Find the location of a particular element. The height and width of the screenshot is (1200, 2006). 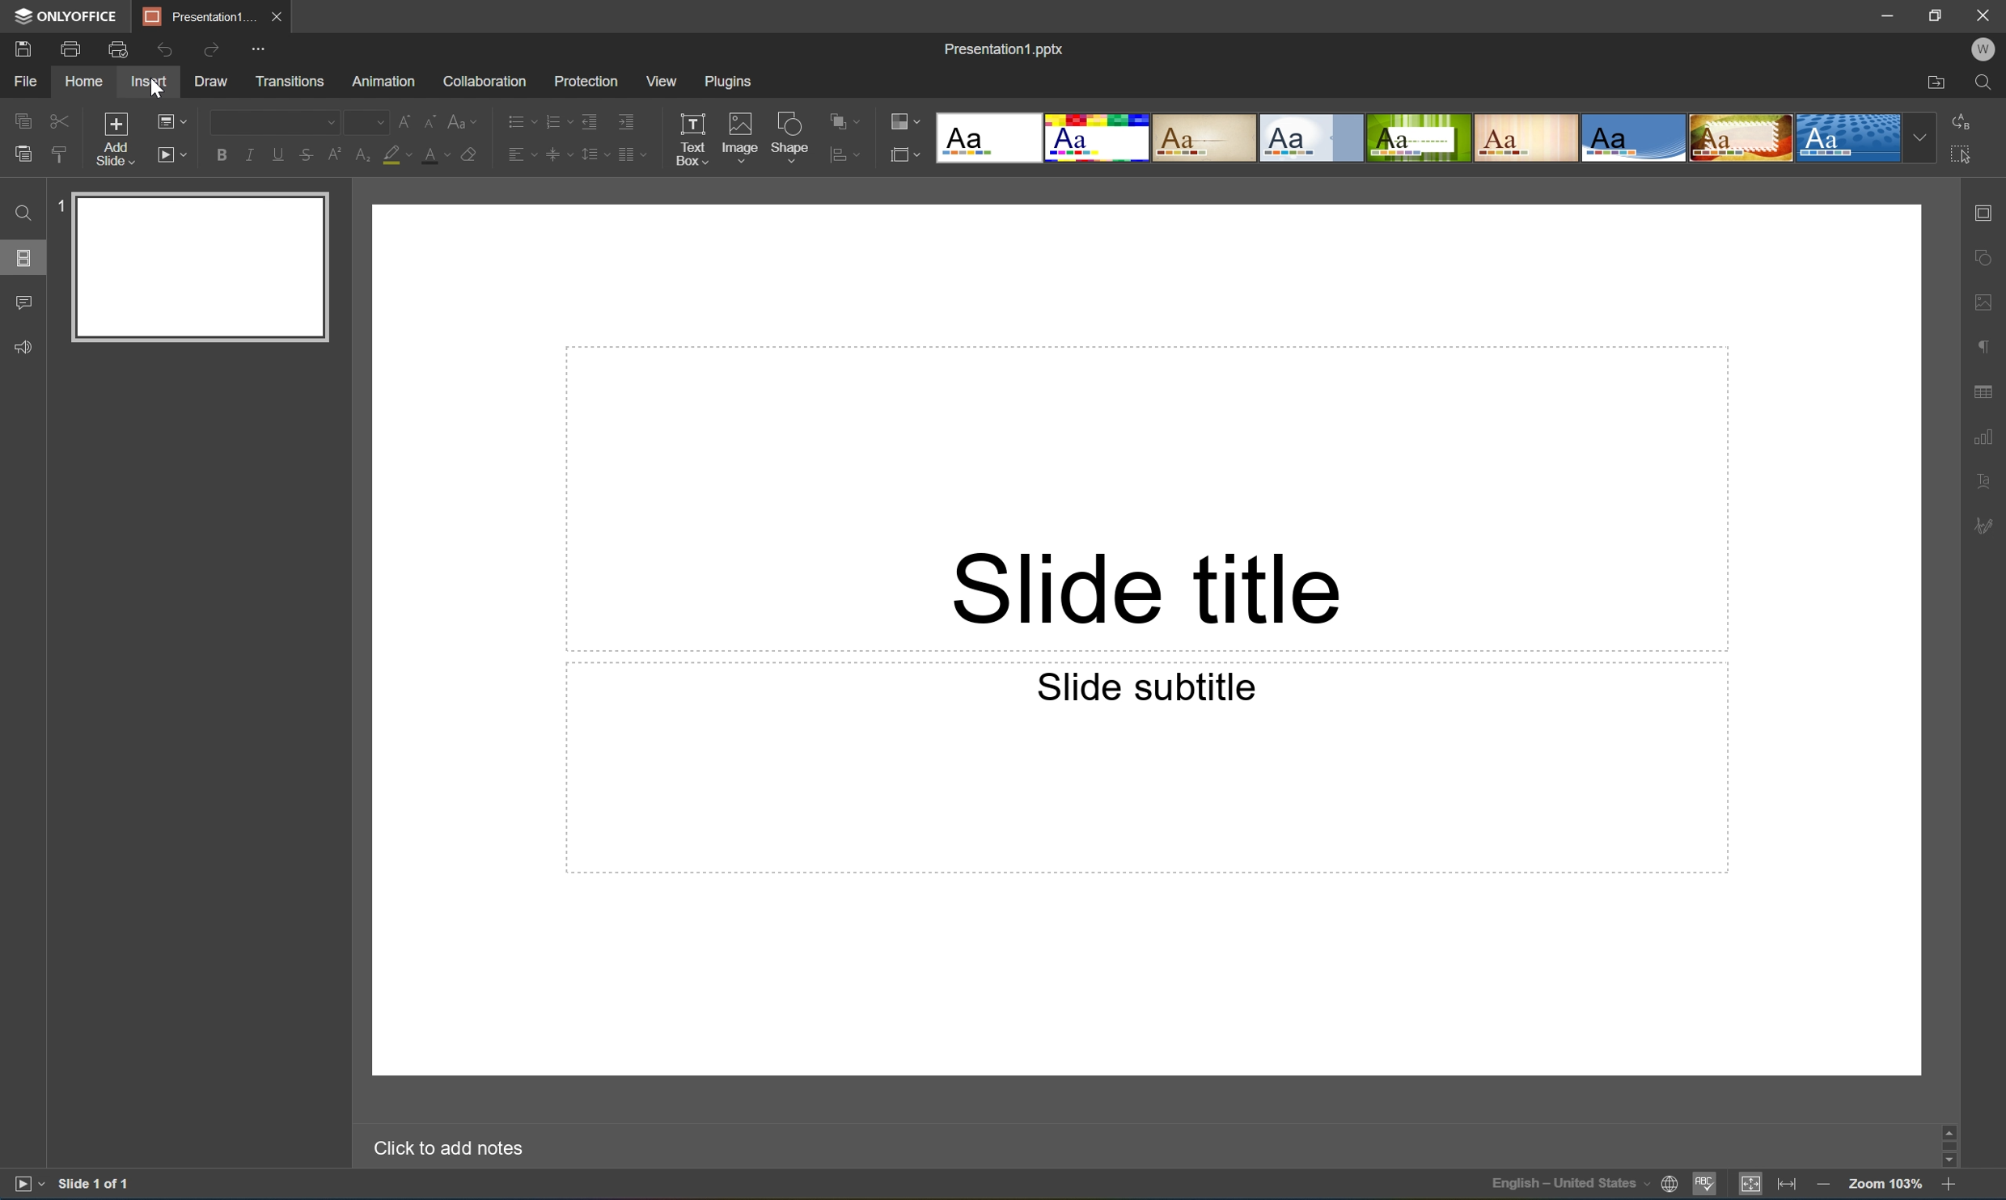

Collaboration is located at coordinates (488, 82).